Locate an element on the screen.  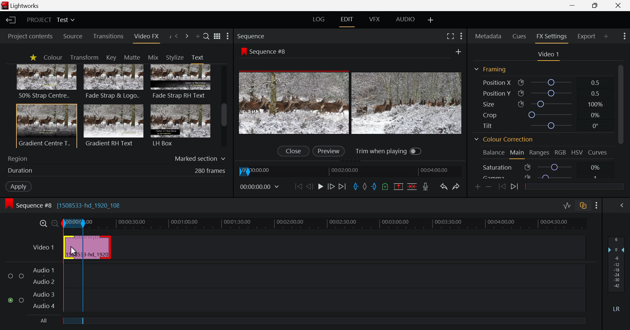
Toggle audio levels editing is located at coordinates (568, 206).